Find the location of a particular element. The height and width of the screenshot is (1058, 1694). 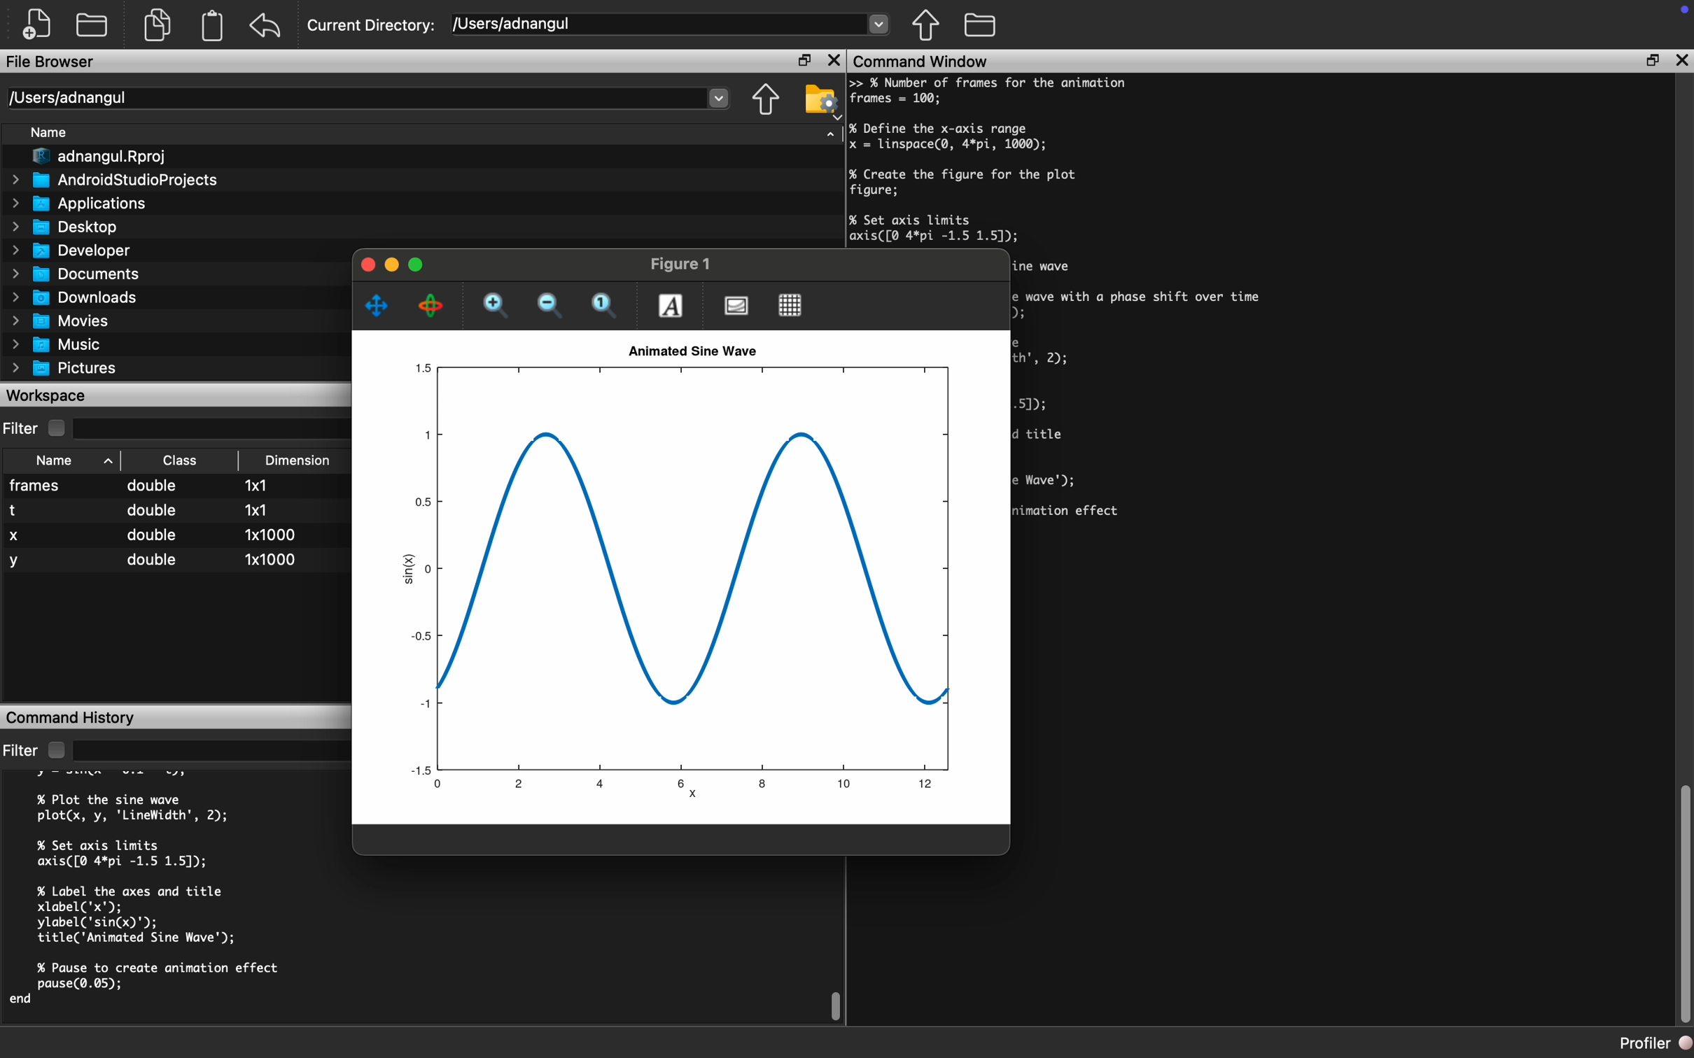

 Number of frames for the animation)Fras = 100; is located at coordinates (999, 92).